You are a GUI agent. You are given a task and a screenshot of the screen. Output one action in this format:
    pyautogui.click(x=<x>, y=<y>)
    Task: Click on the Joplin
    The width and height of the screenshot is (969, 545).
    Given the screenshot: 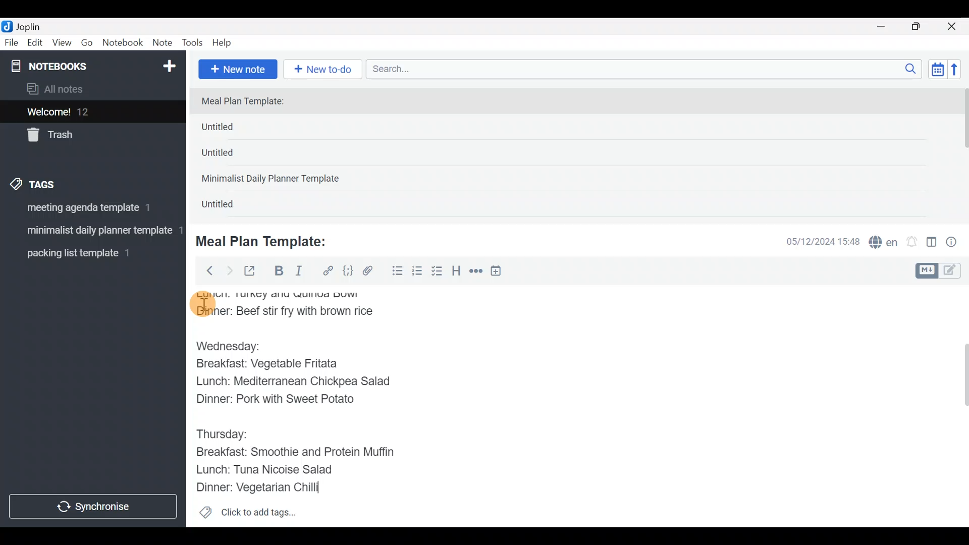 What is the action you would take?
    pyautogui.click(x=35, y=25)
    